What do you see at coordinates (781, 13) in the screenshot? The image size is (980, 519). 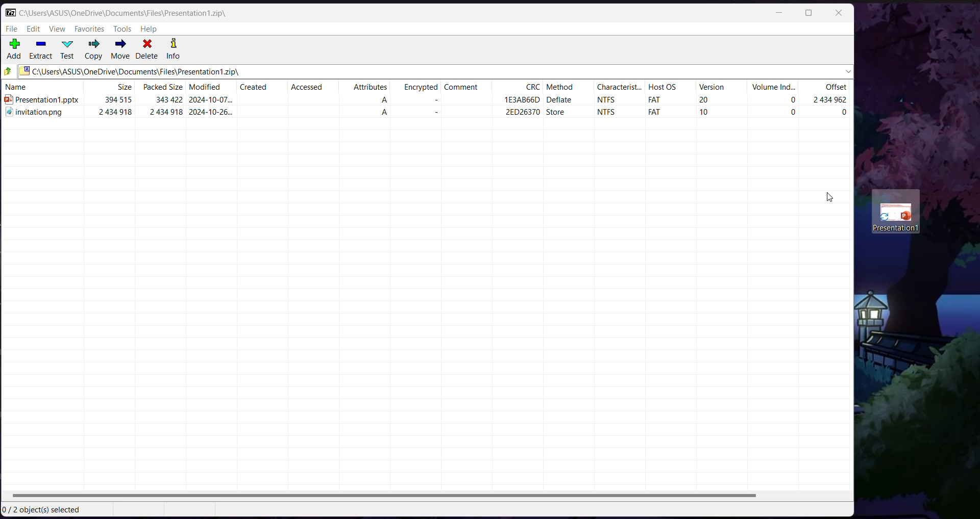 I see `Minimize` at bounding box center [781, 13].